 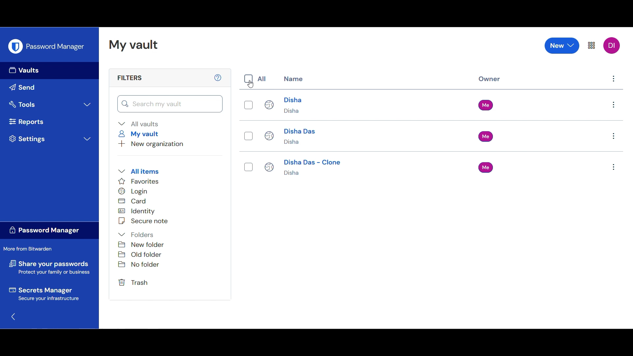 I want to click on Password manager, so click(x=49, y=231).